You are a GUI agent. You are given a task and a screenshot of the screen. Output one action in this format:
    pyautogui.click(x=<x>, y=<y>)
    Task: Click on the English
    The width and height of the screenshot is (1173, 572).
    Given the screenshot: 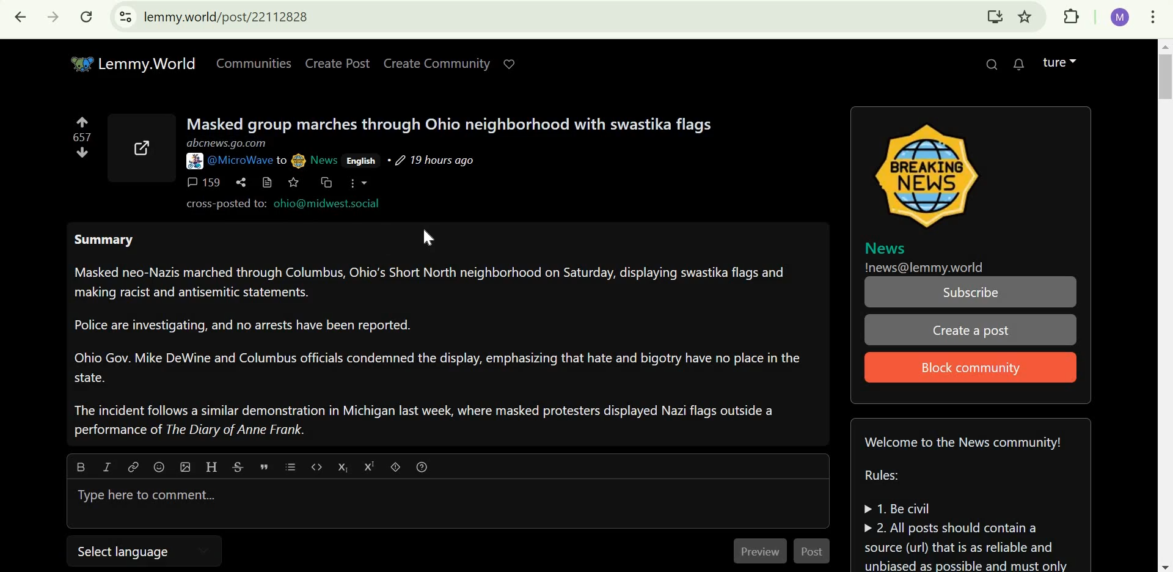 What is the action you would take?
    pyautogui.click(x=361, y=160)
    